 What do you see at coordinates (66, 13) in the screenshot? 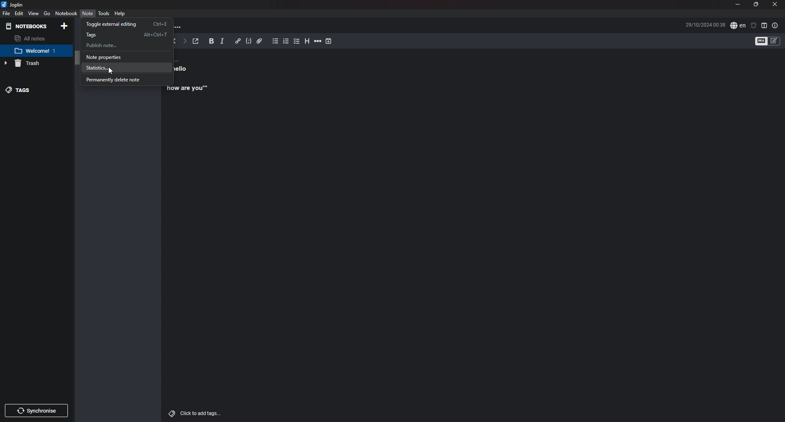
I see `Notebook` at bounding box center [66, 13].